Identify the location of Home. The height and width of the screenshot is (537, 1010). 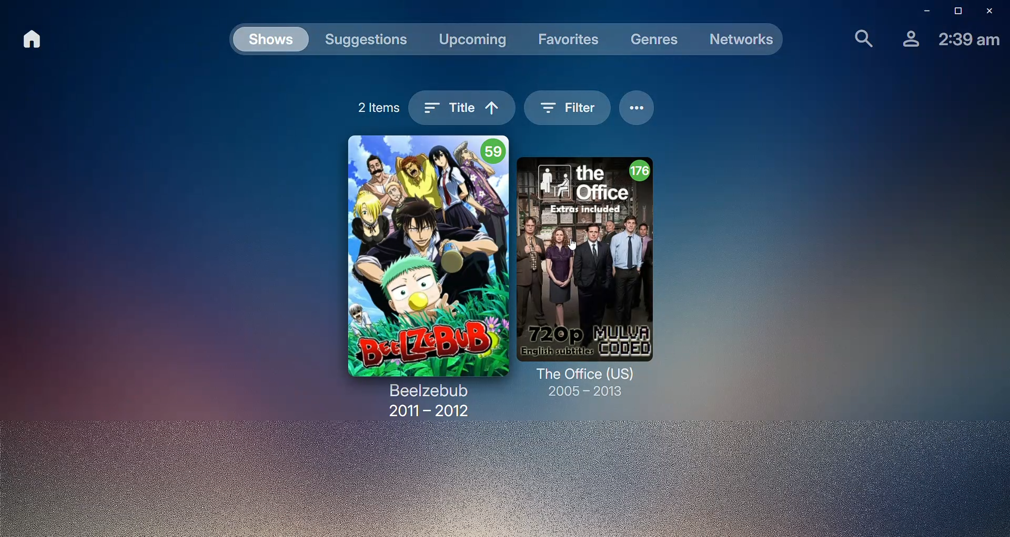
(35, 40).